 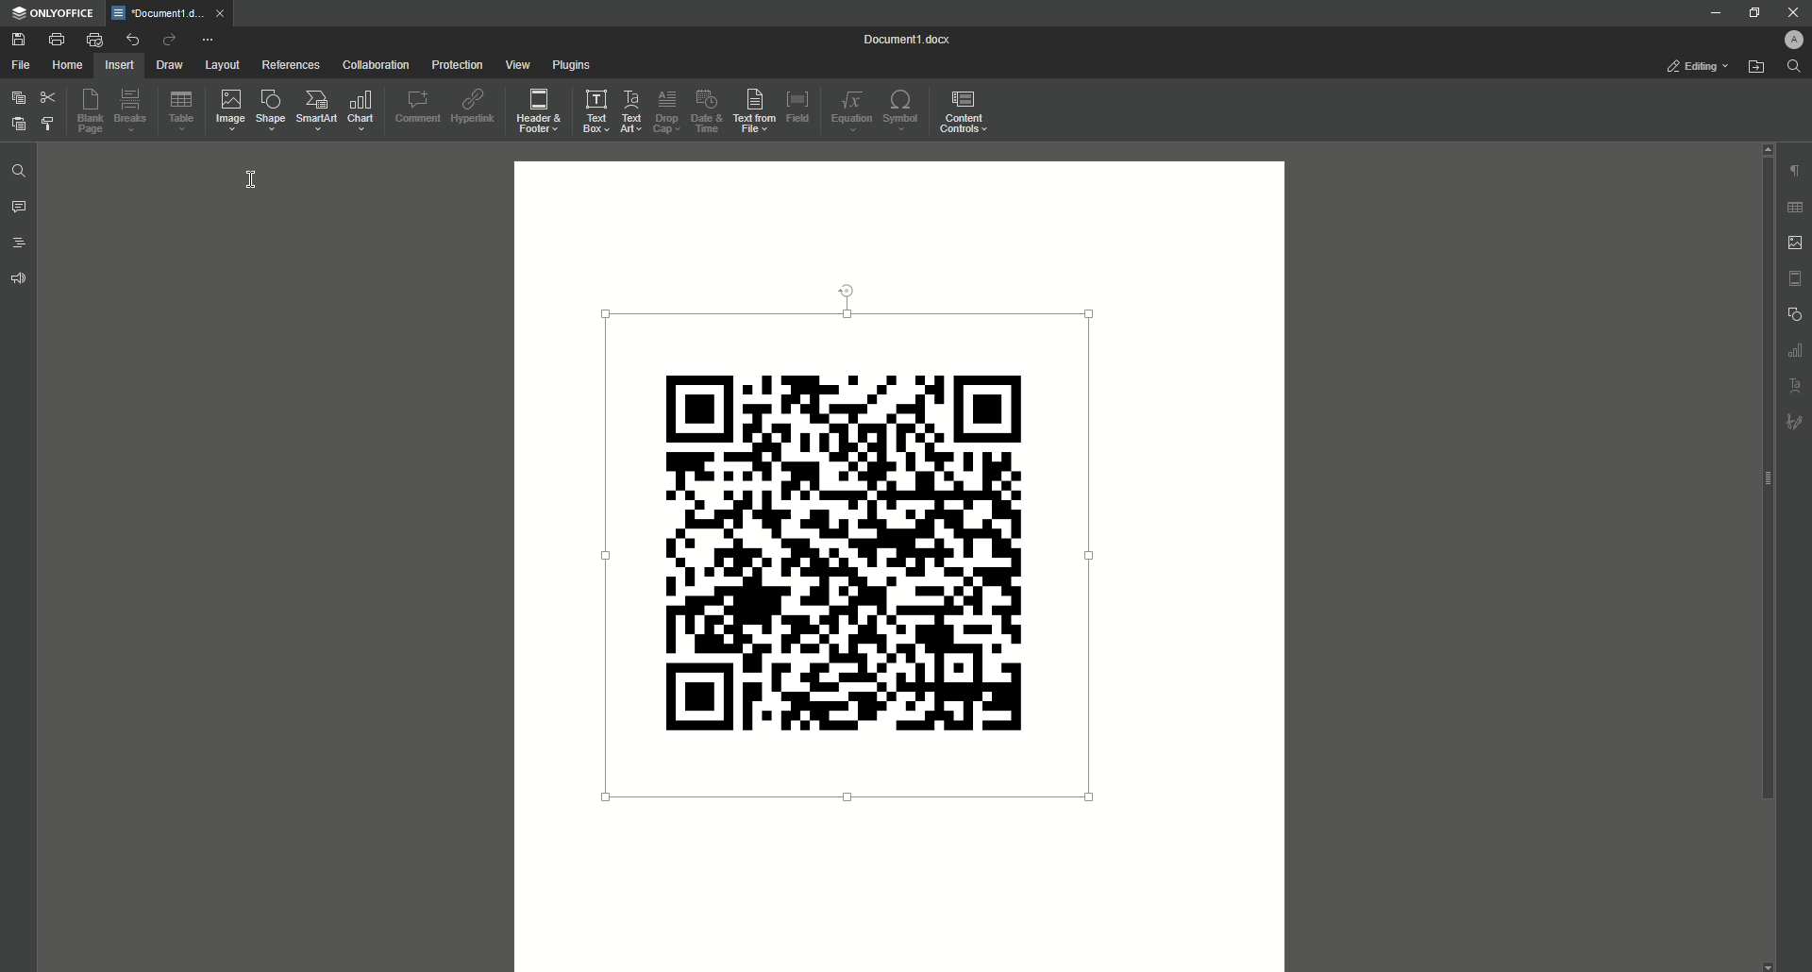 What do you see at coordinates (847, 112) in the screenshot?
I see `Equation` at bounding box center [847, 112].